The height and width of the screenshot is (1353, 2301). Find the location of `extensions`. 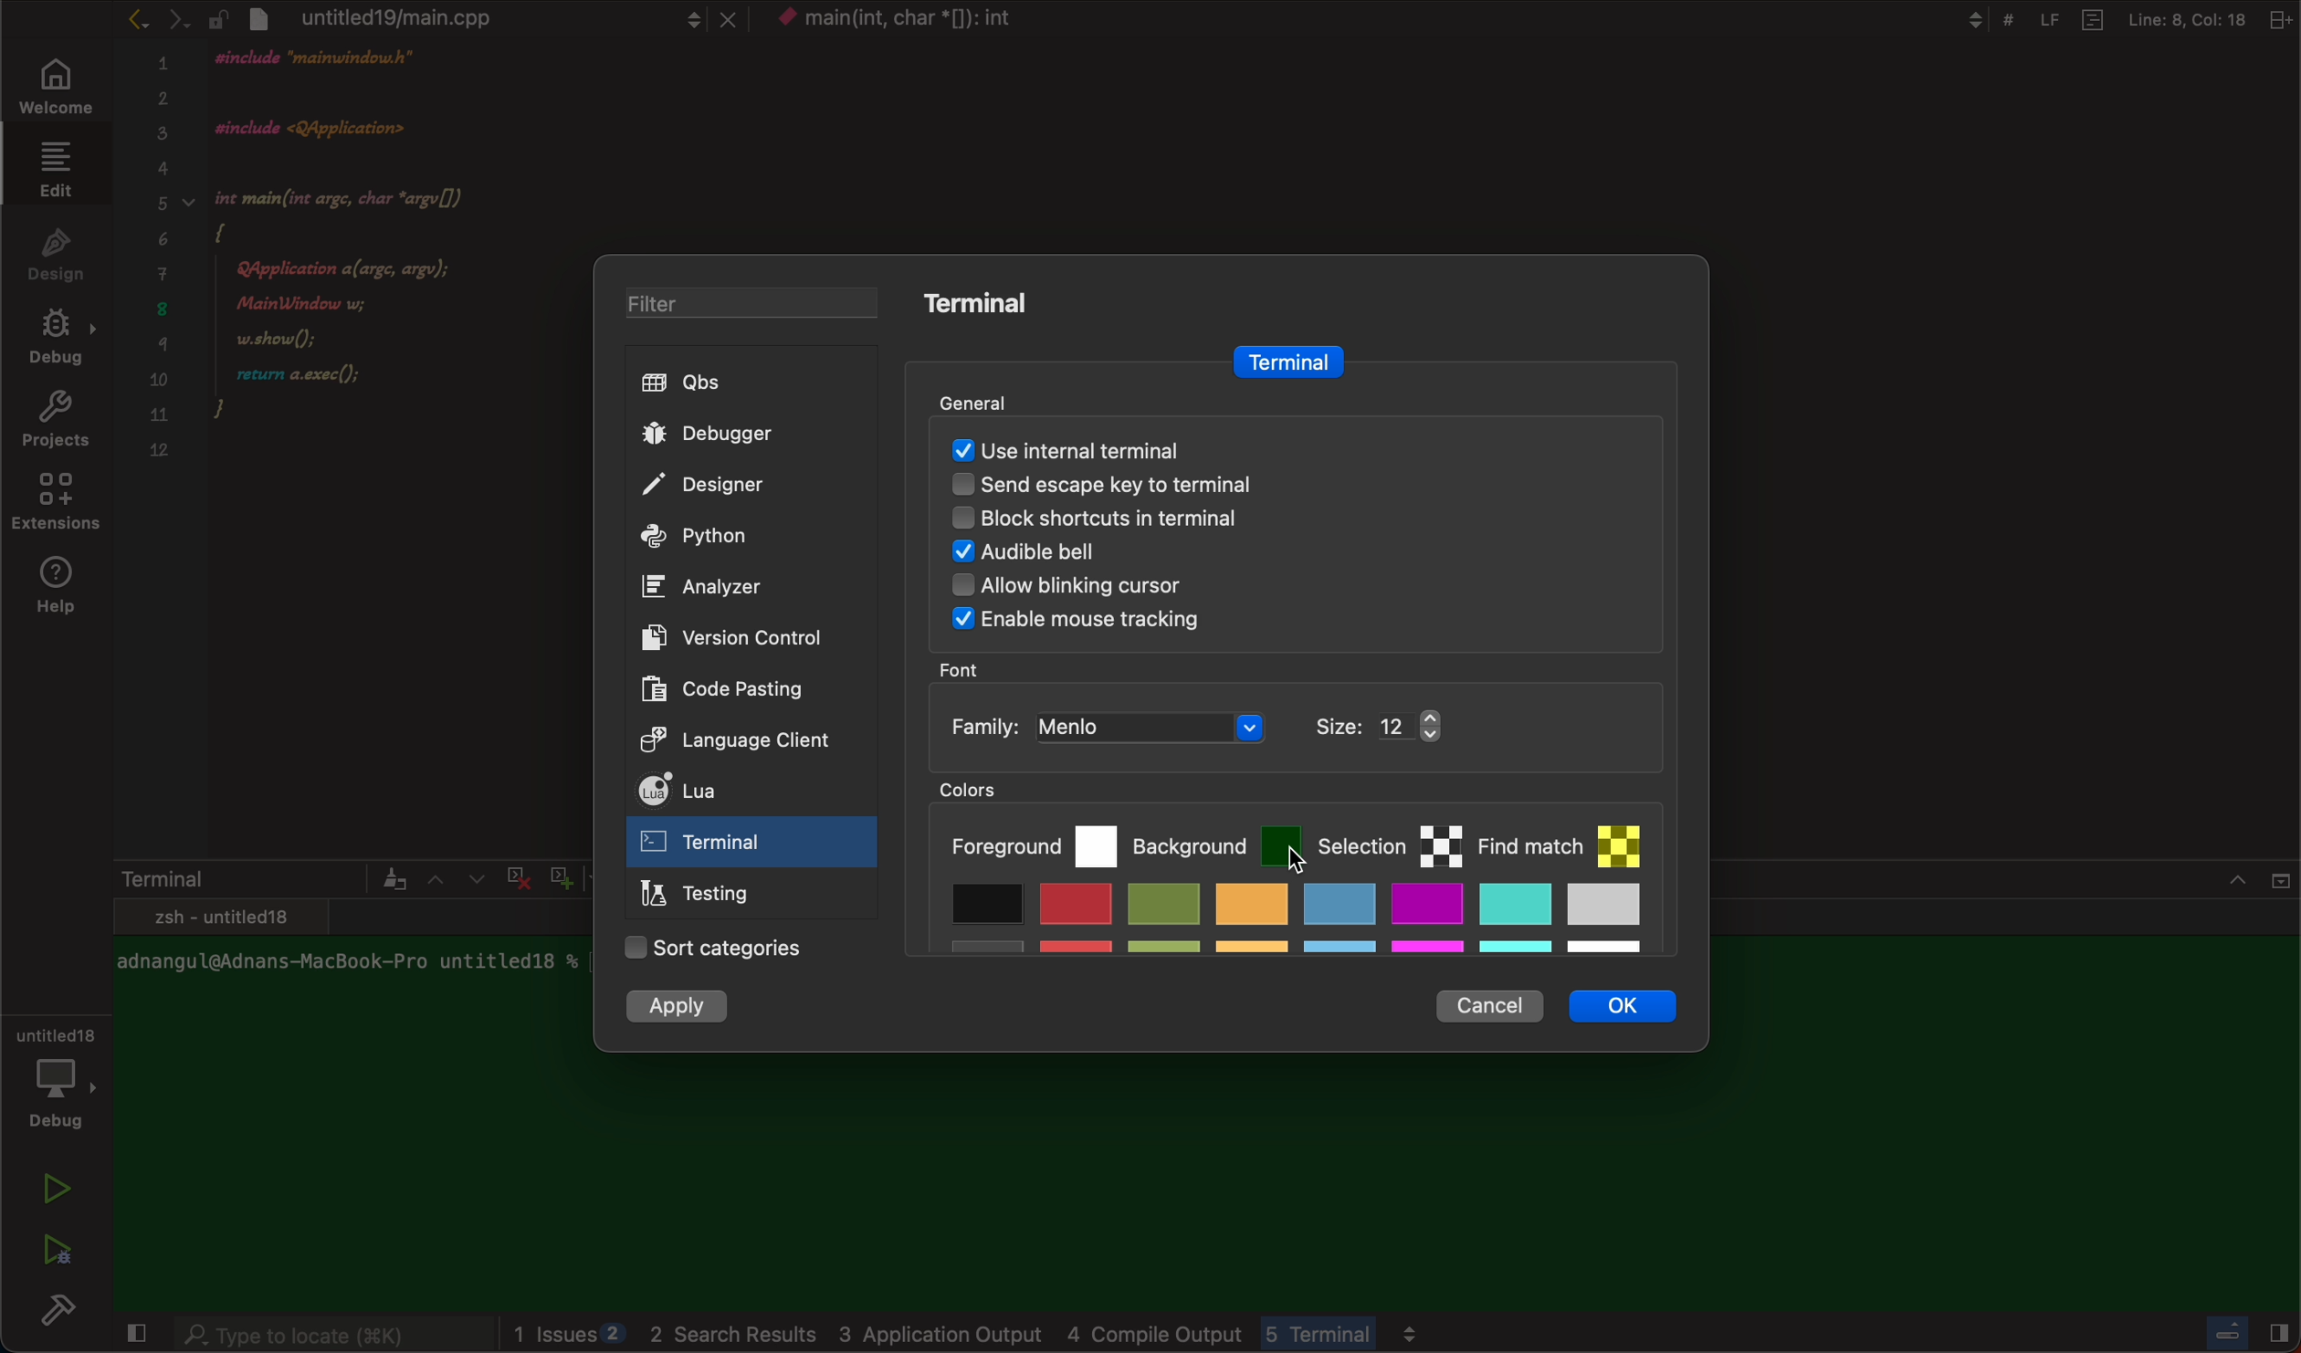

extensions is located at coordinates (58, 507).